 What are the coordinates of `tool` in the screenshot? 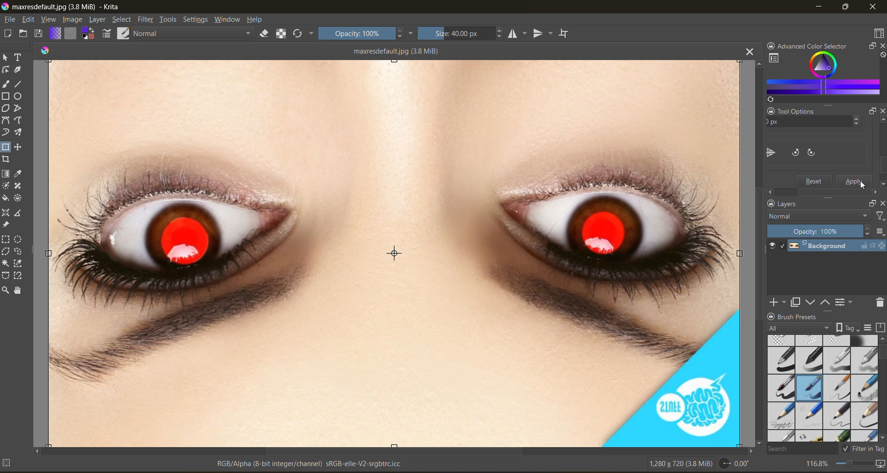 It's located at (6, 96).